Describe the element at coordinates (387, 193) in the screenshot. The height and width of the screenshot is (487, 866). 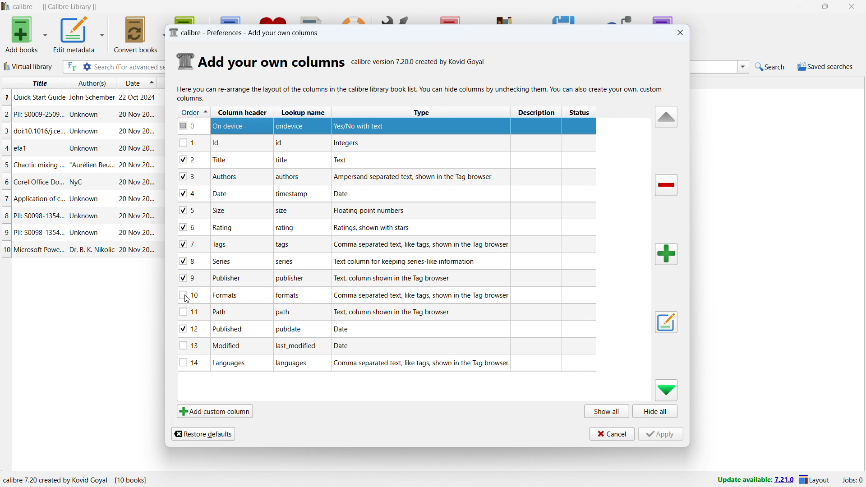
I see `Vv 4 Date timestamp Date` at that location.